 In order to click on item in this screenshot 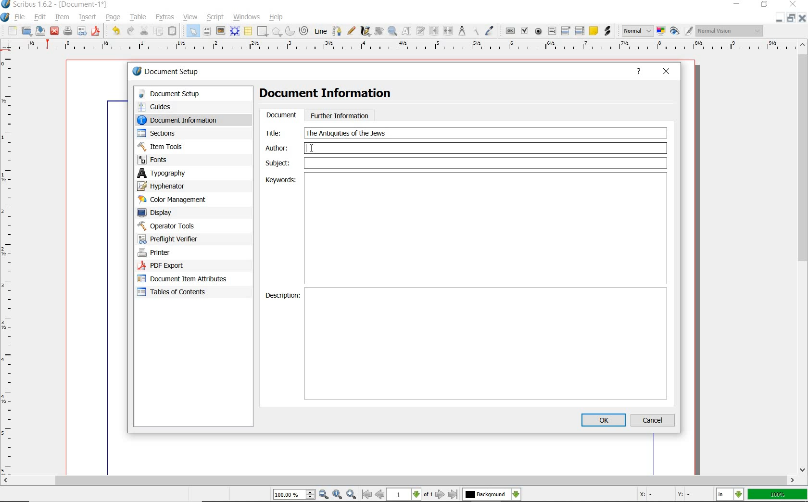, I will do `click(63, 18)`.